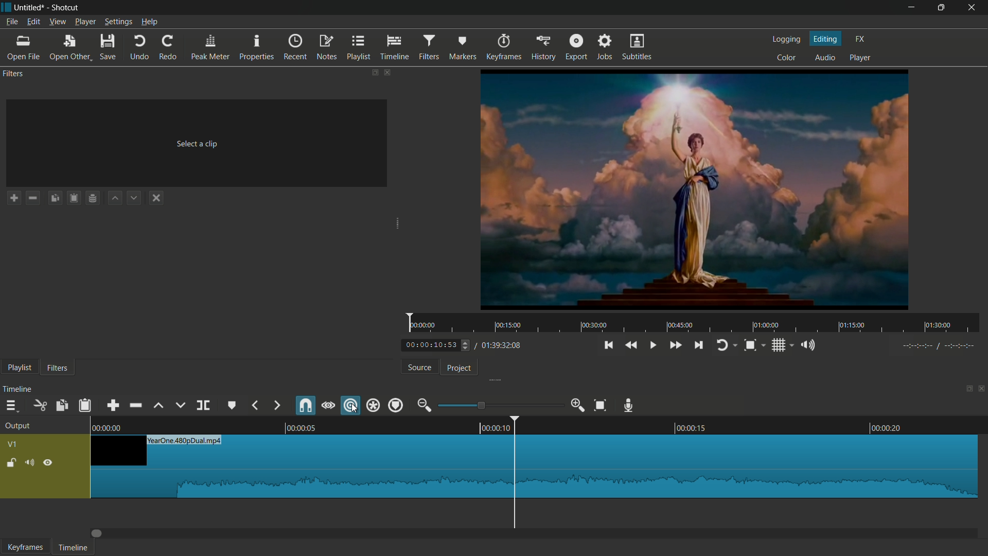 The width and height of the screenshot is (988, 556). Describe the element at coordinates (13, 74) in the screenshot. I see `filters` at that location.